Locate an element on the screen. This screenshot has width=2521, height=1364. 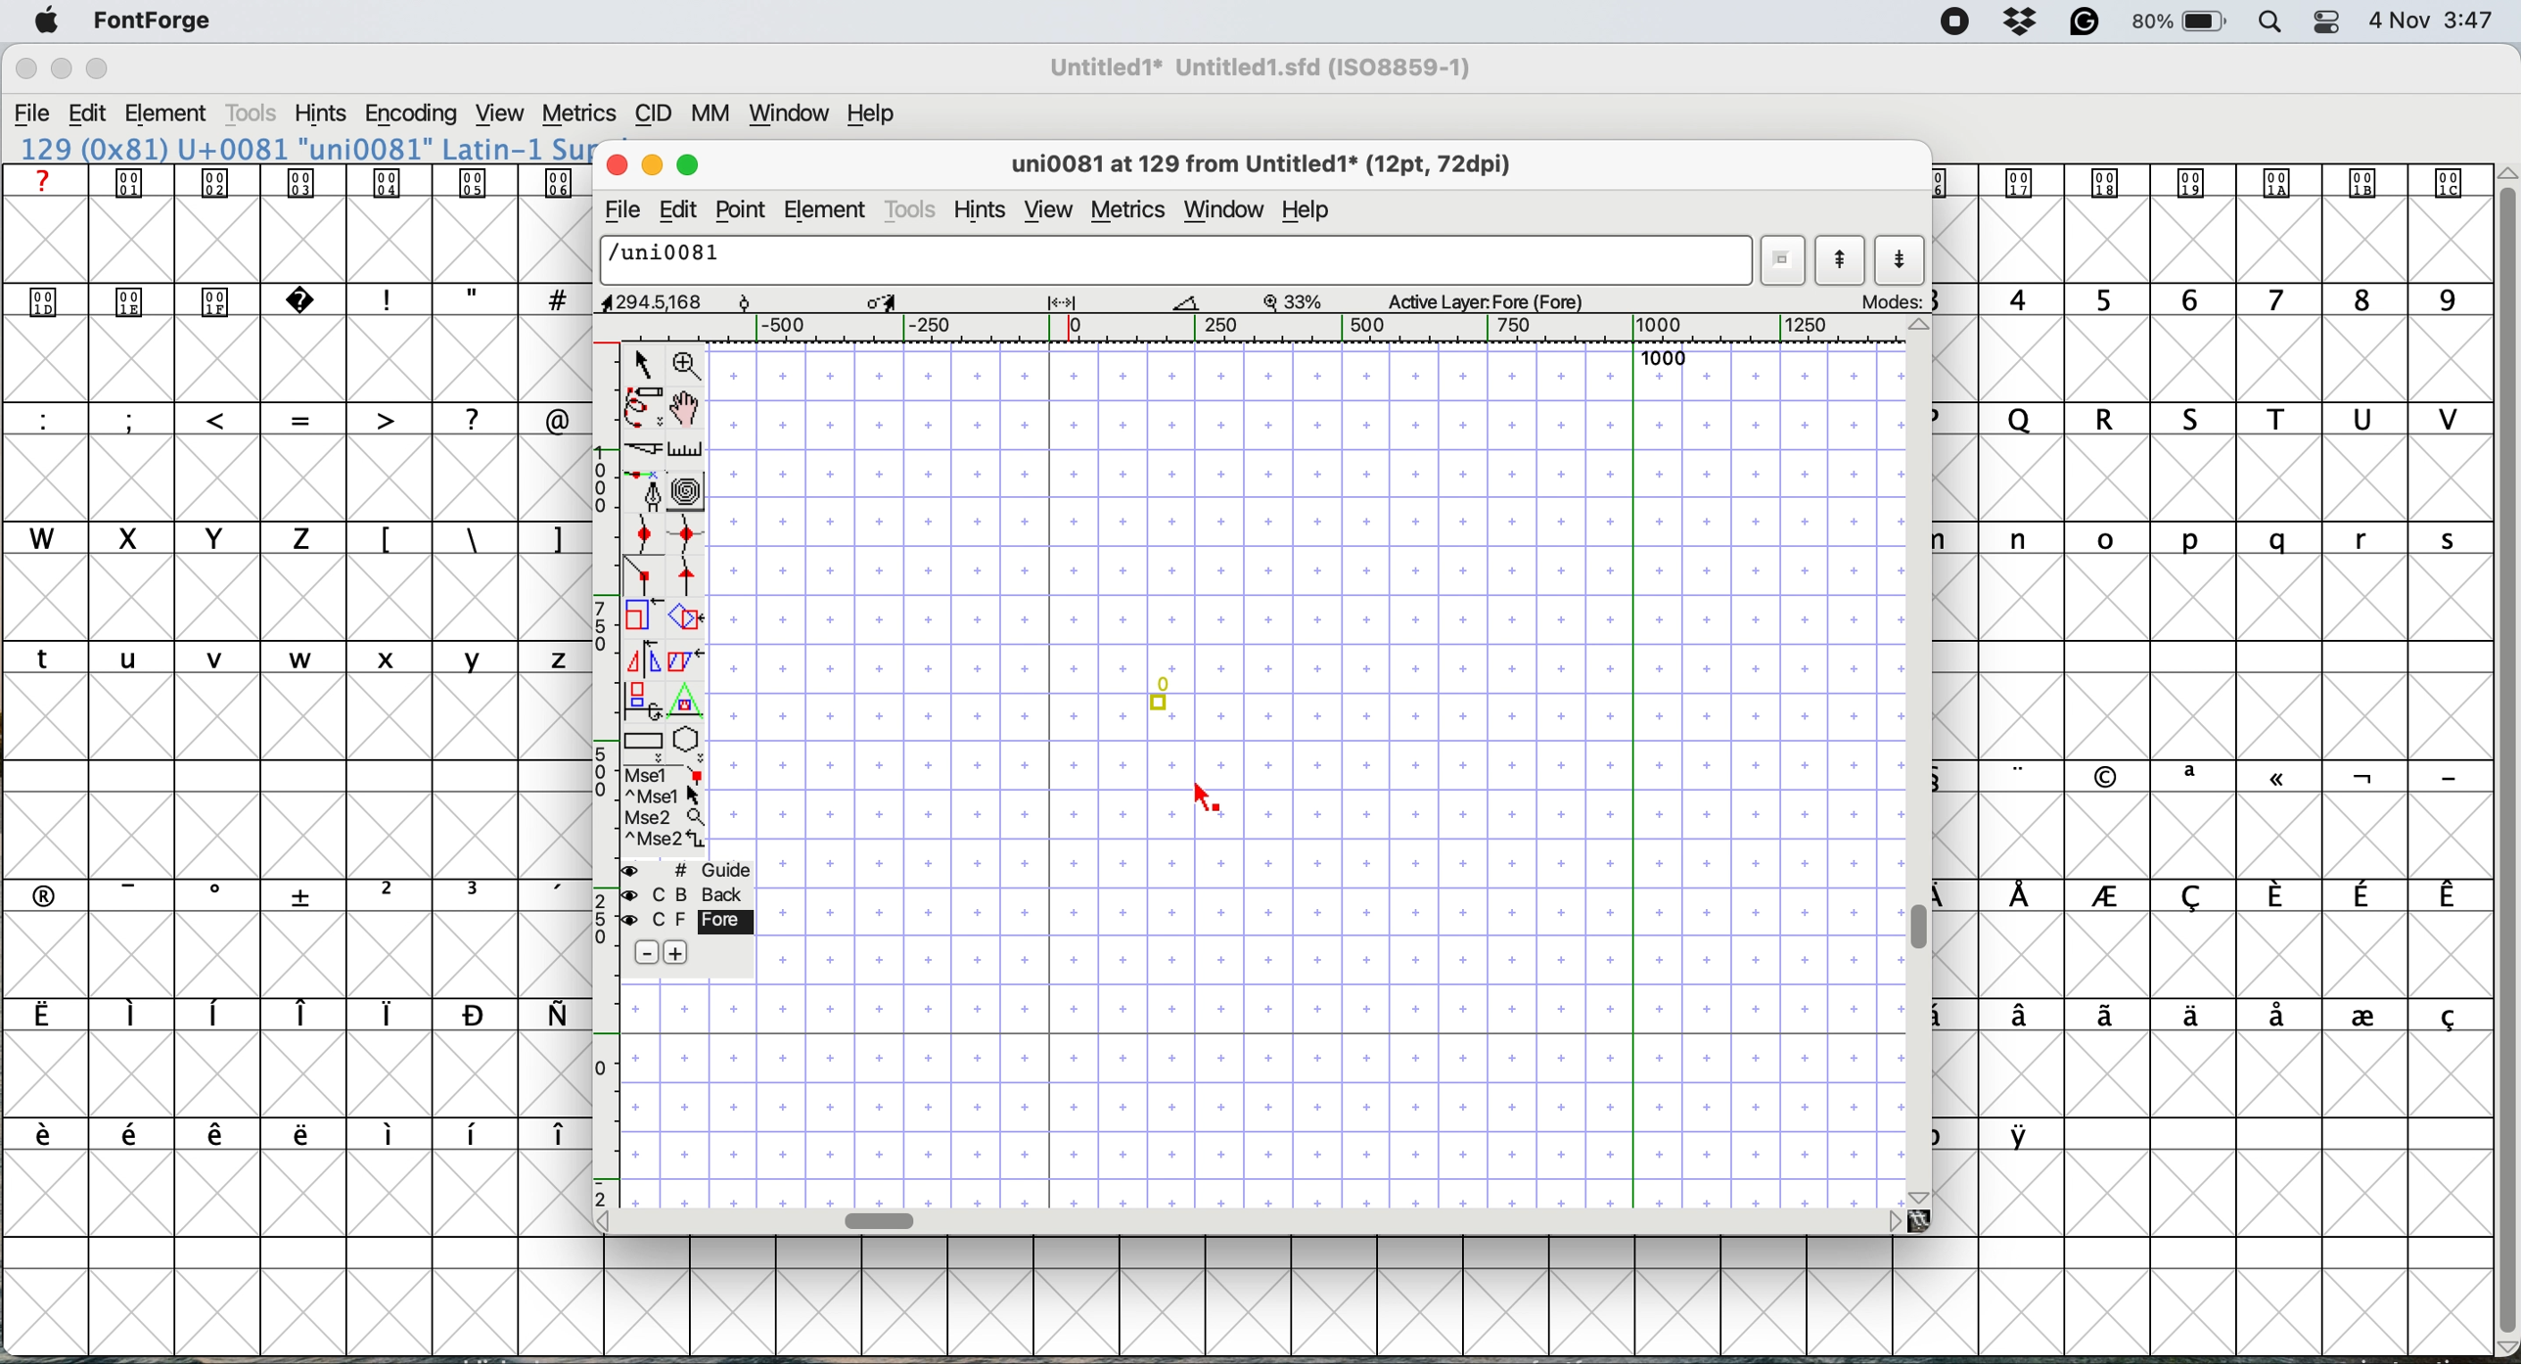
Minimize is located at coordinates (64, 68).